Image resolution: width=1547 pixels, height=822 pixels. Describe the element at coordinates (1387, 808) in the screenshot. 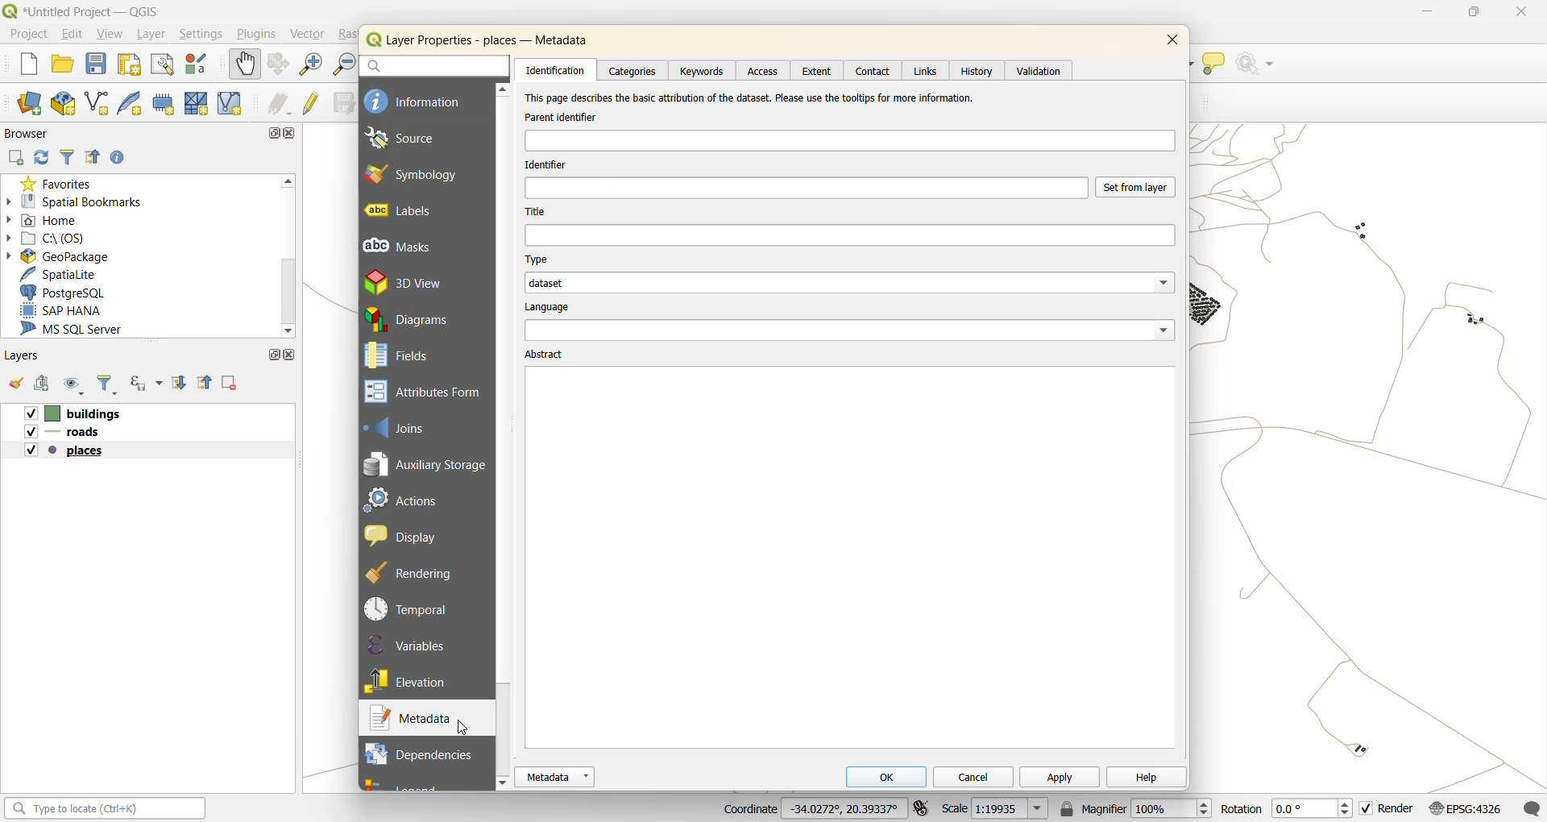

I see `render` at that location.